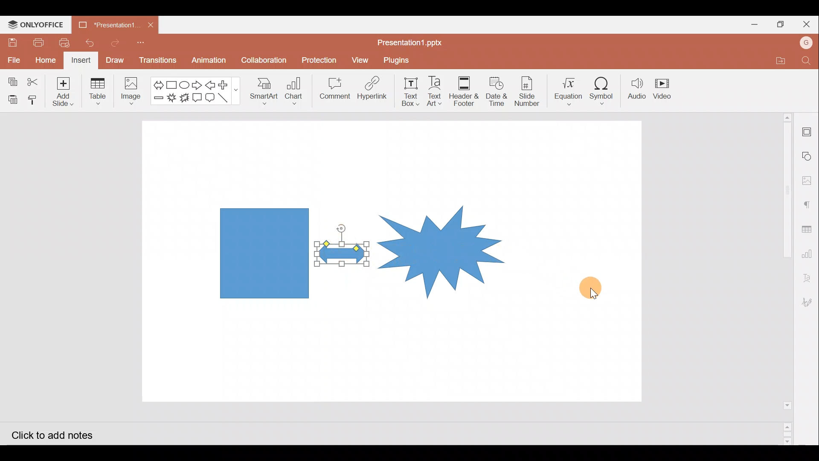  Describe the element at coordinates (808, 155) in the screenshot. I see `Shapes settings` at that location.